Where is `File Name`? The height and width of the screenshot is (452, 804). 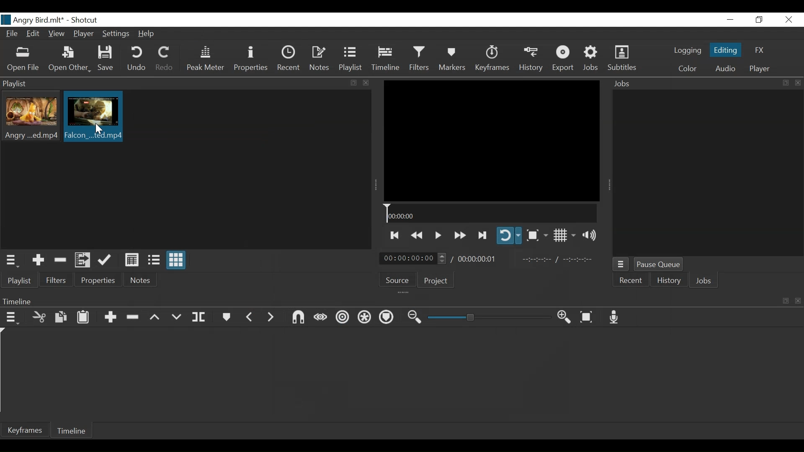
File Name is located at coordinates (13, 35).